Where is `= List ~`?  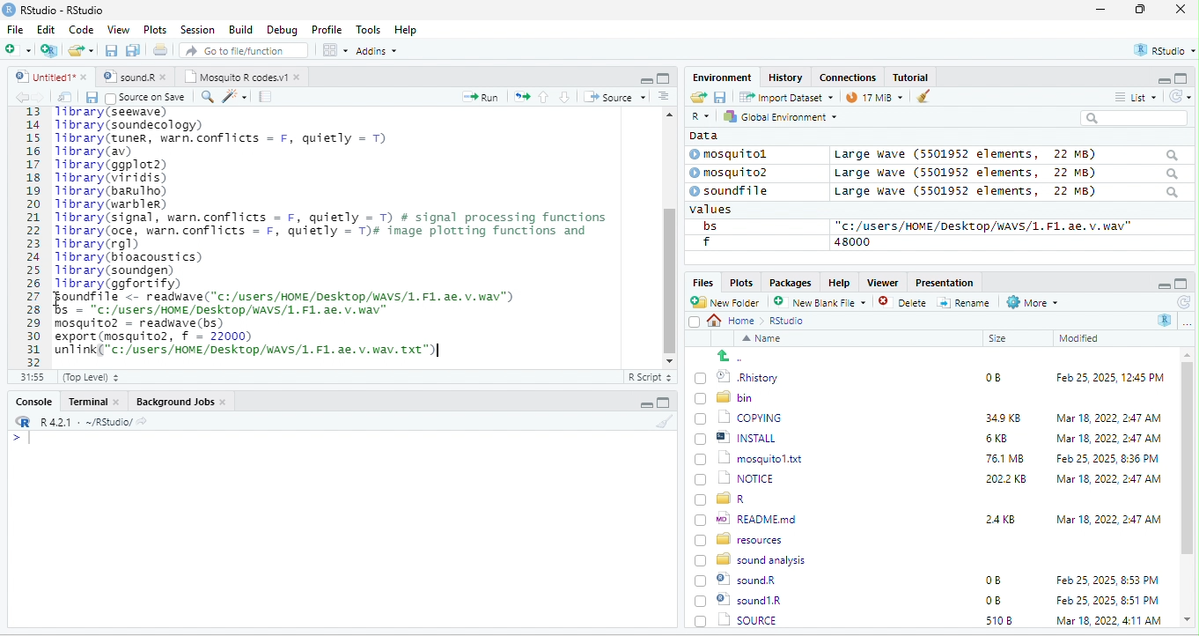
= List ~ is located at coordinates (1132, 97).